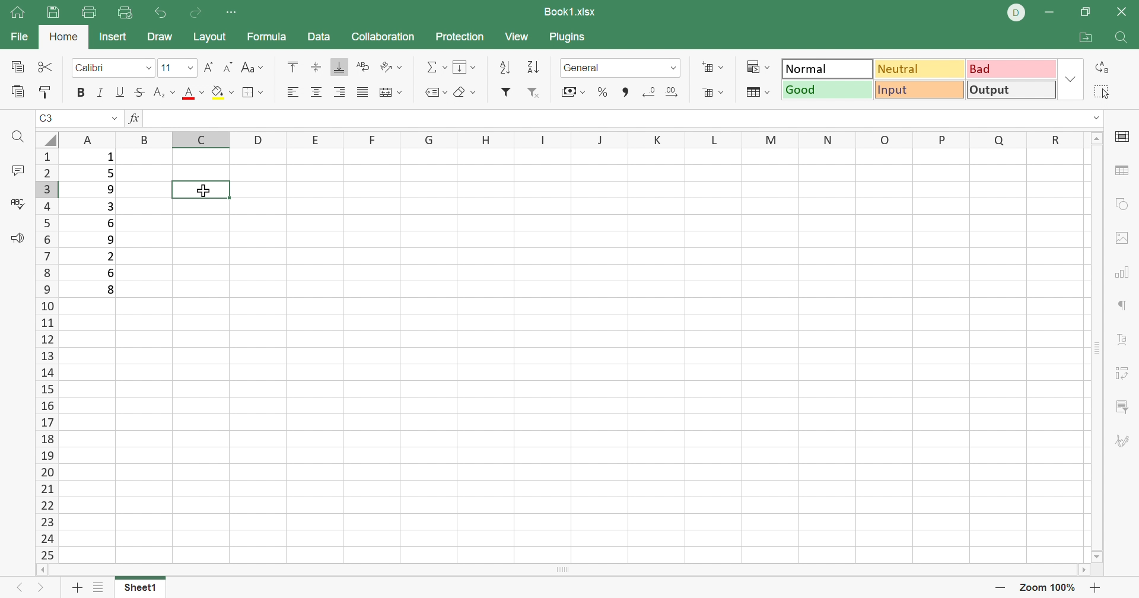  Describe the element at coordinates (111, 37) in the screenshot. I see `Insert` at that location.